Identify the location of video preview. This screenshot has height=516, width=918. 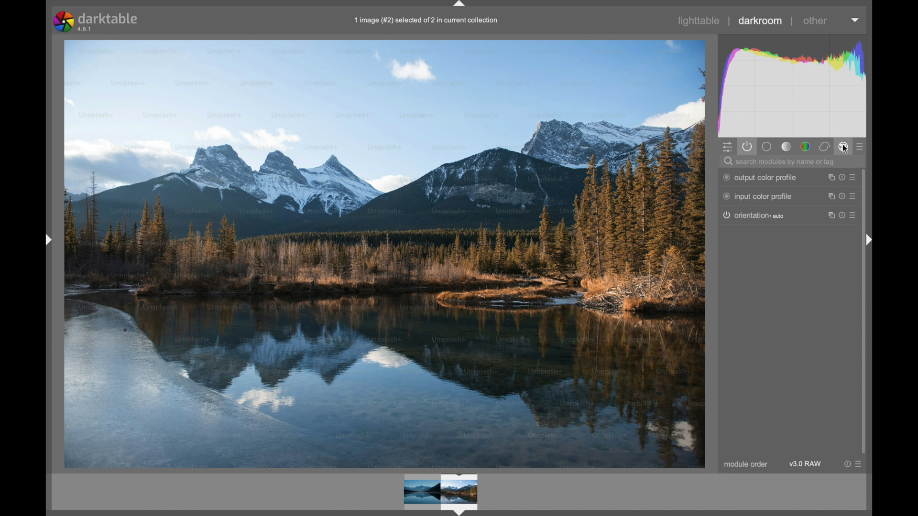
(441, 493).